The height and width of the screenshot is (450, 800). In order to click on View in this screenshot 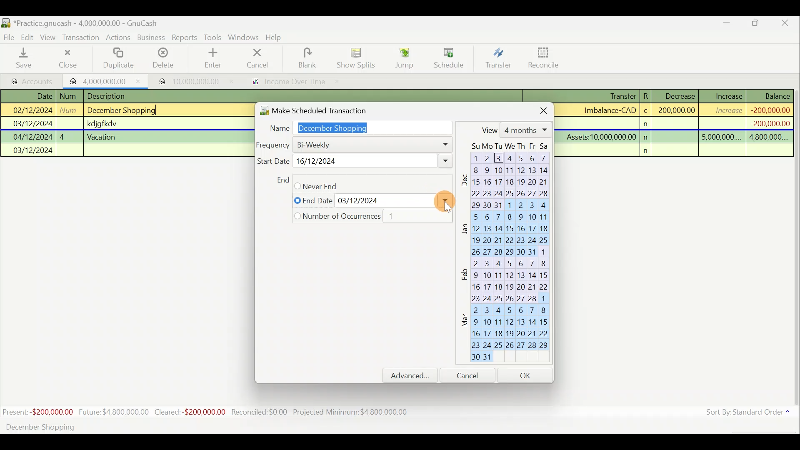, I will do `click(515, 130)`.